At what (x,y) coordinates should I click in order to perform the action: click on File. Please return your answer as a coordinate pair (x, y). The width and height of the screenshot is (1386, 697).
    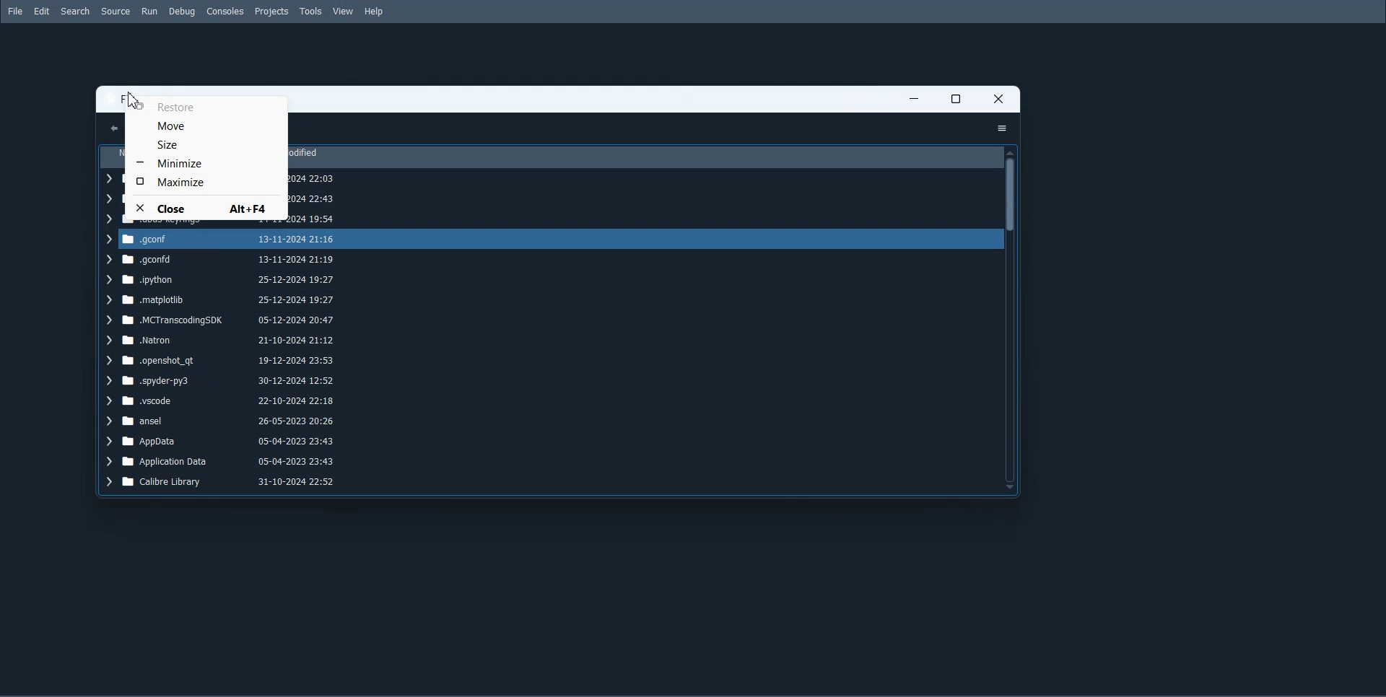
    Looking at the image, I should click on (15, 11).